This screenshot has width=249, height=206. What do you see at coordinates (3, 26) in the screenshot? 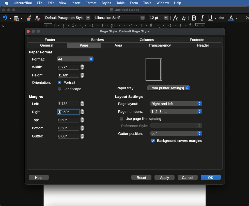
I see `left tab` at bounding box center [3, 26].